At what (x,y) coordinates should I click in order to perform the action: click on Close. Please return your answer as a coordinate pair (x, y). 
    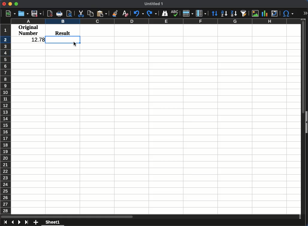
    Looking at the image, I should click on (4, 4).